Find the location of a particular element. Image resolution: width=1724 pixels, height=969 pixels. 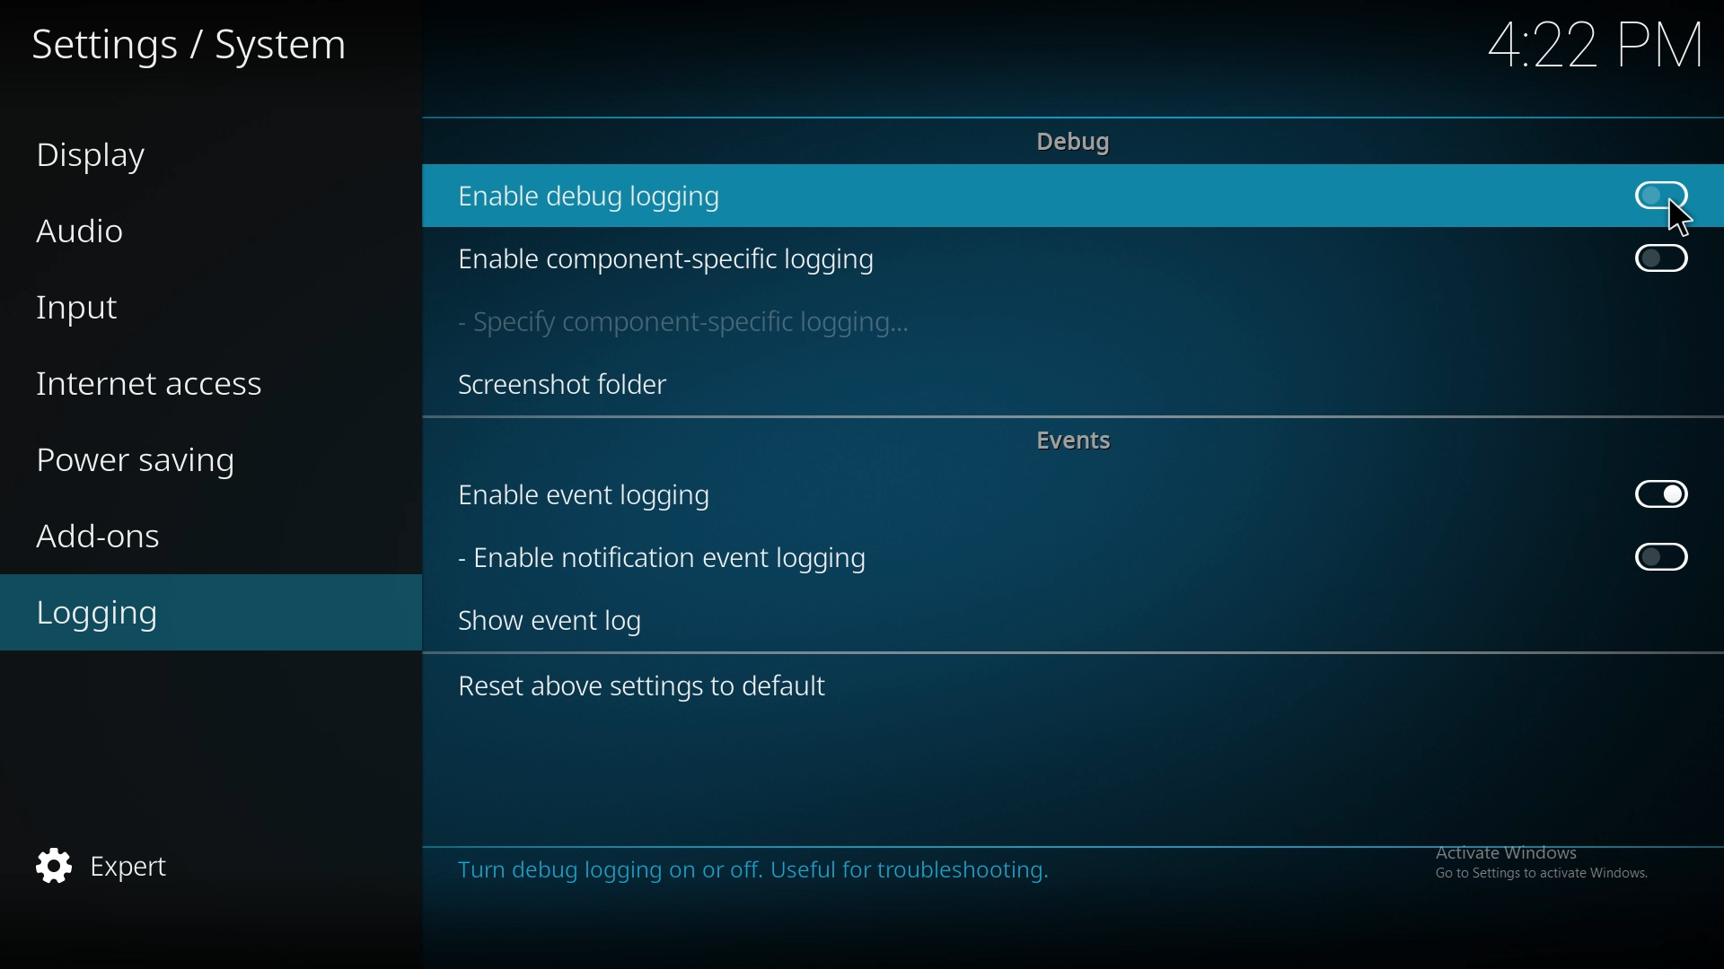

enable notification event logging is located at coordinates (673, 557).